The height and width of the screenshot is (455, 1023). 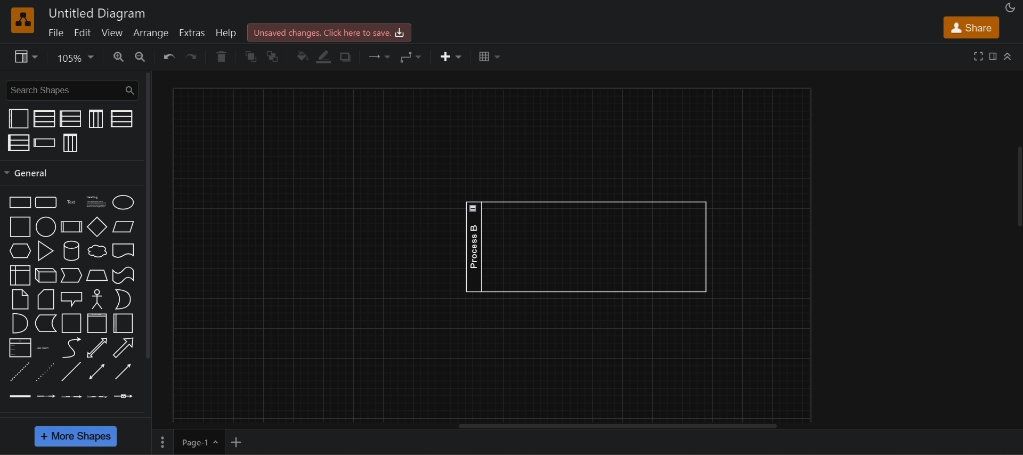 I want to click on actor, so click(x=96, y=299).